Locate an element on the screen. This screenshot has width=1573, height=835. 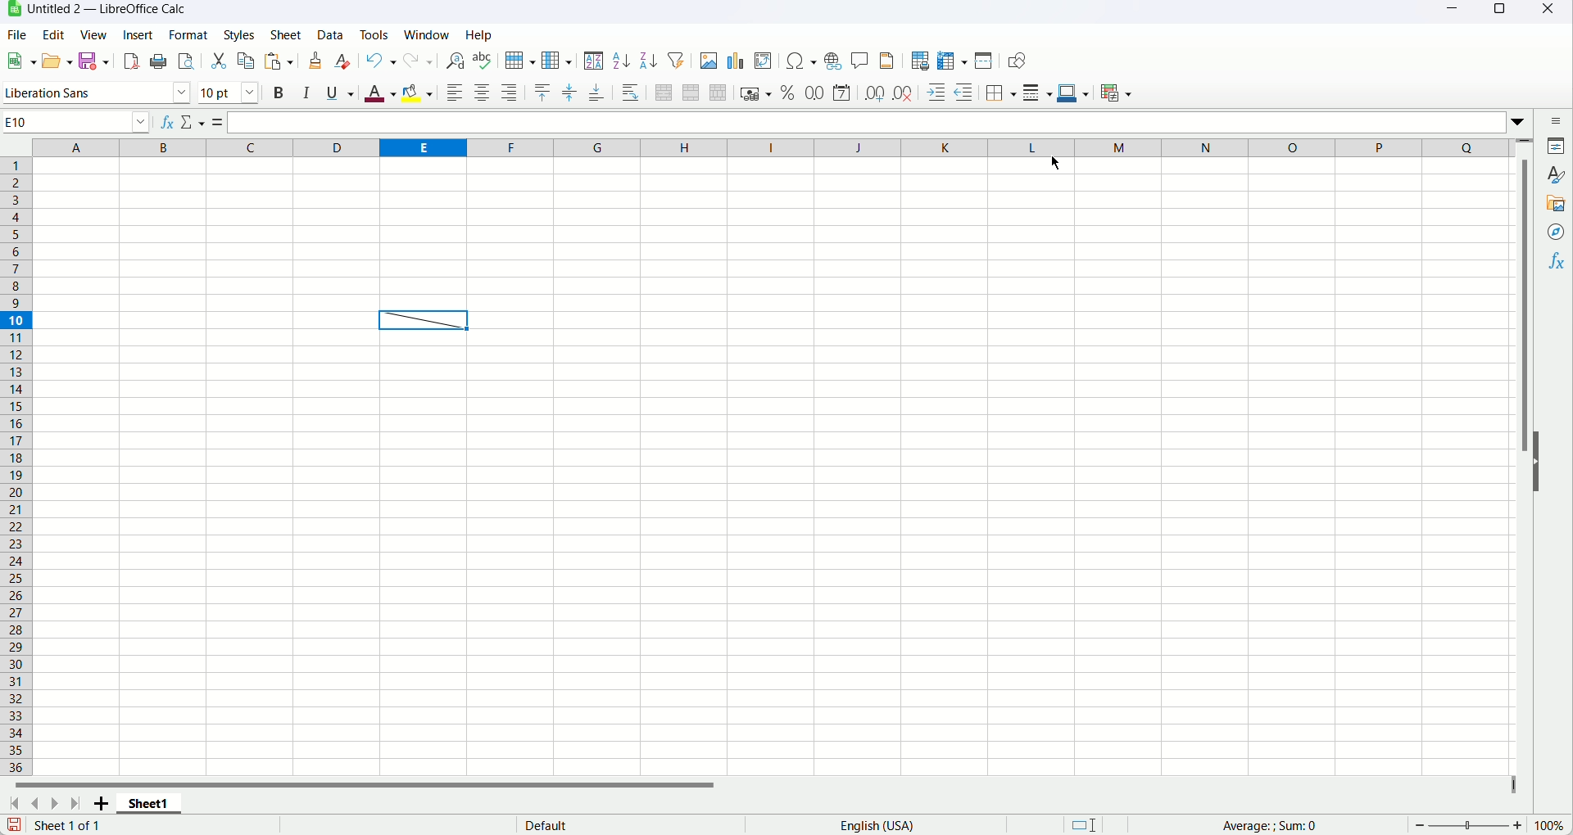
Clone formatting is located at coordinates (316, 60).